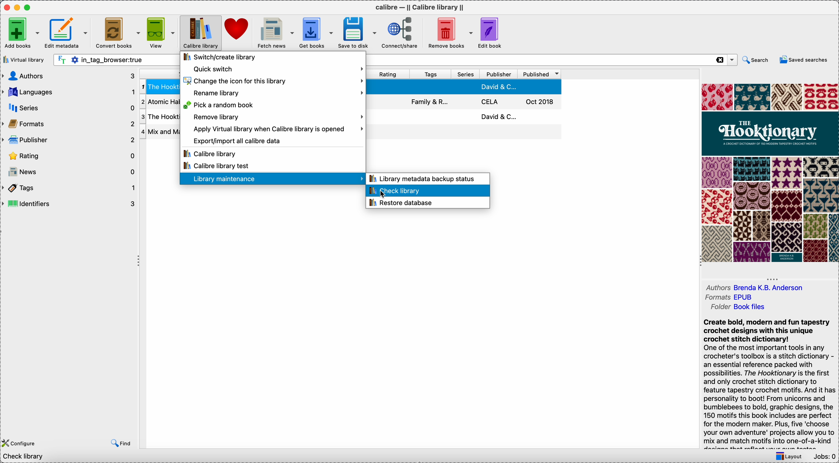  What do you see at coordinates (825, 457) in the screenshot?
I see `Jobs: 0` at bounding box center [825, 457].